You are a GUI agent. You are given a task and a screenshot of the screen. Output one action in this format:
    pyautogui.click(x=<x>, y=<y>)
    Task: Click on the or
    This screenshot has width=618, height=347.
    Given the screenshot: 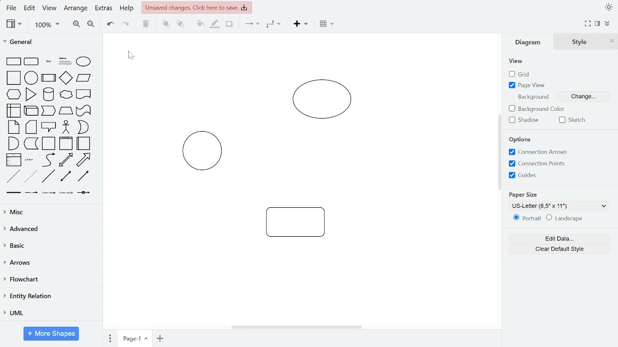 What is the action you would take?
    pyautogui.click(x=83, y=127)
    